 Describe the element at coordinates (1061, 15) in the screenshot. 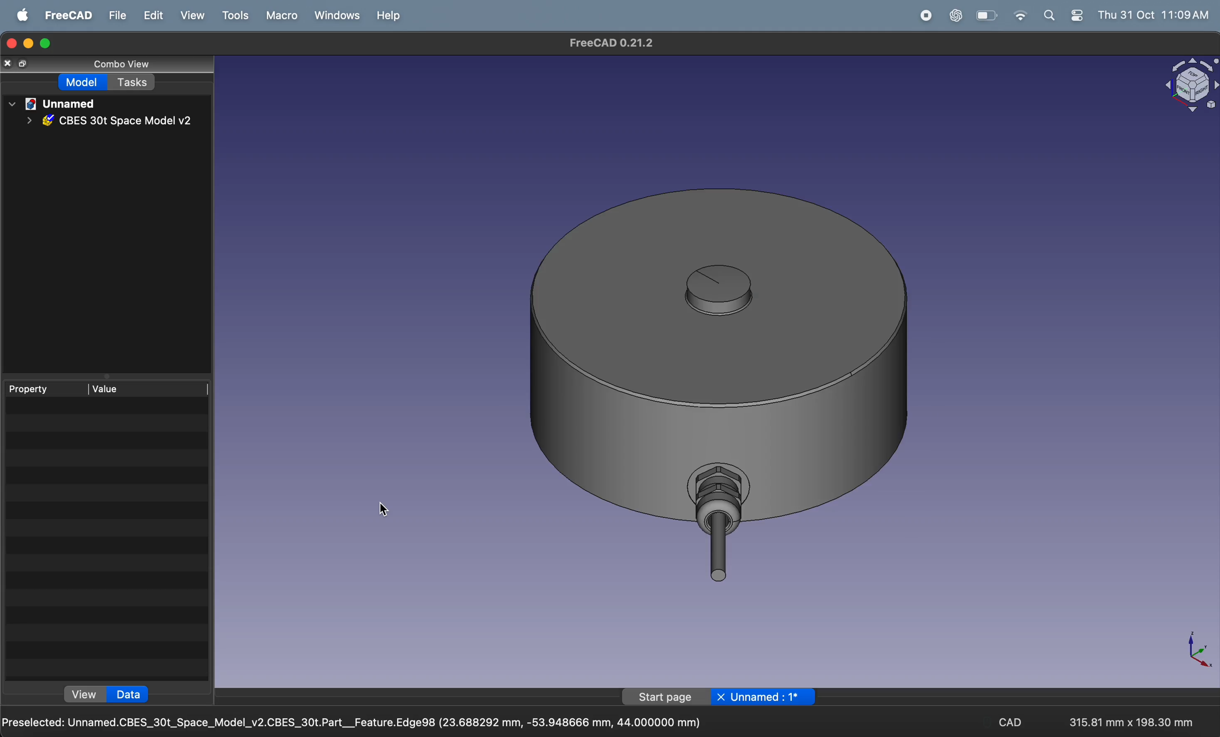

I see `apple widgets` at that location.